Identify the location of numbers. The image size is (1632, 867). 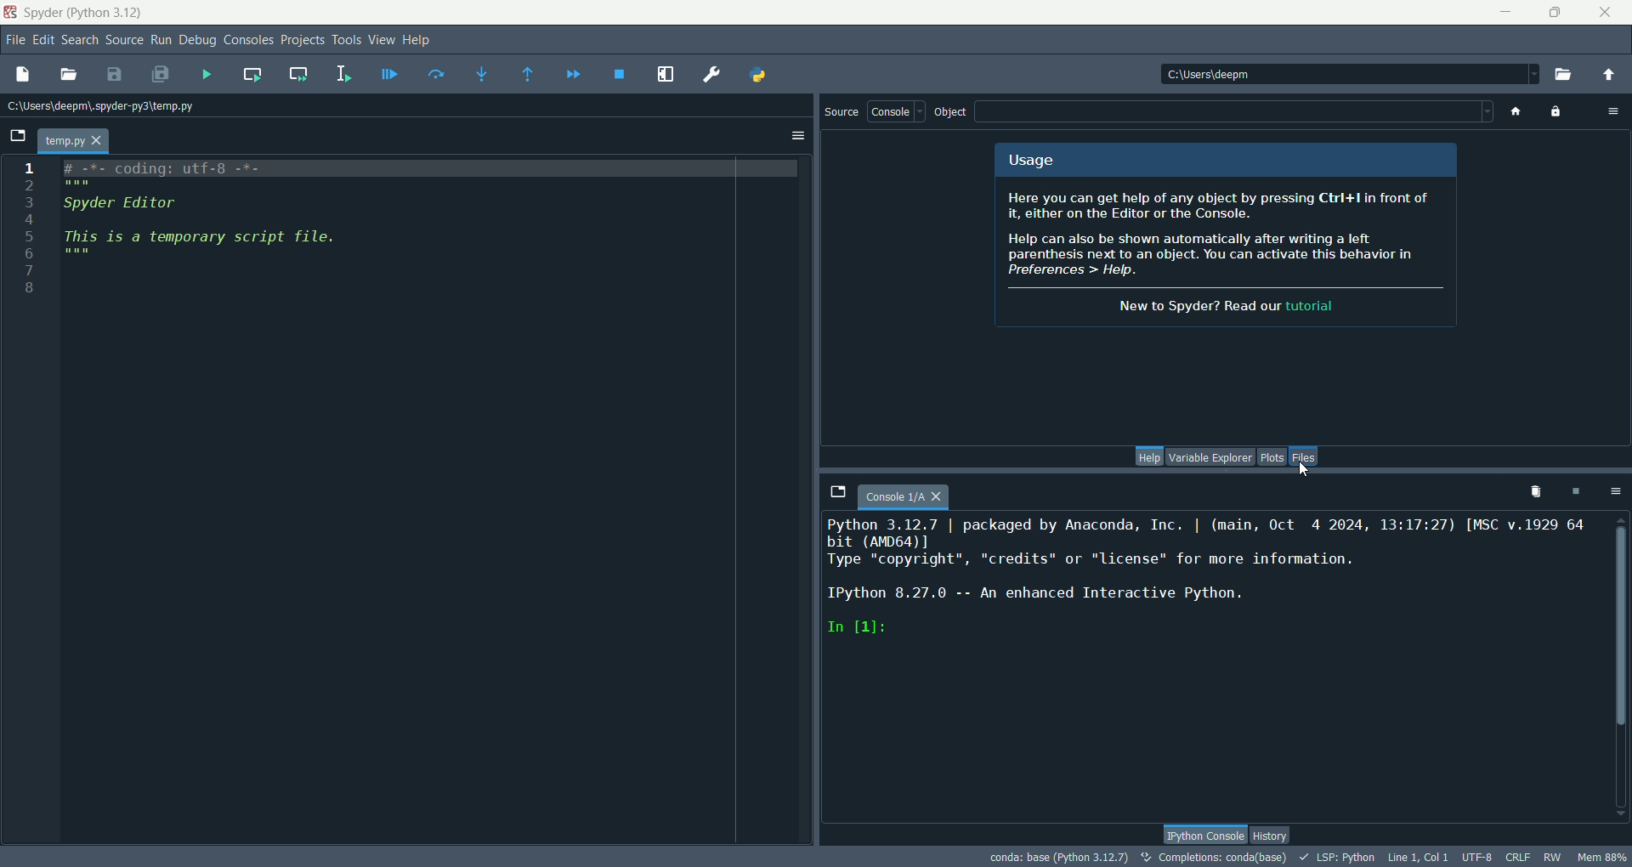
(31, 234).